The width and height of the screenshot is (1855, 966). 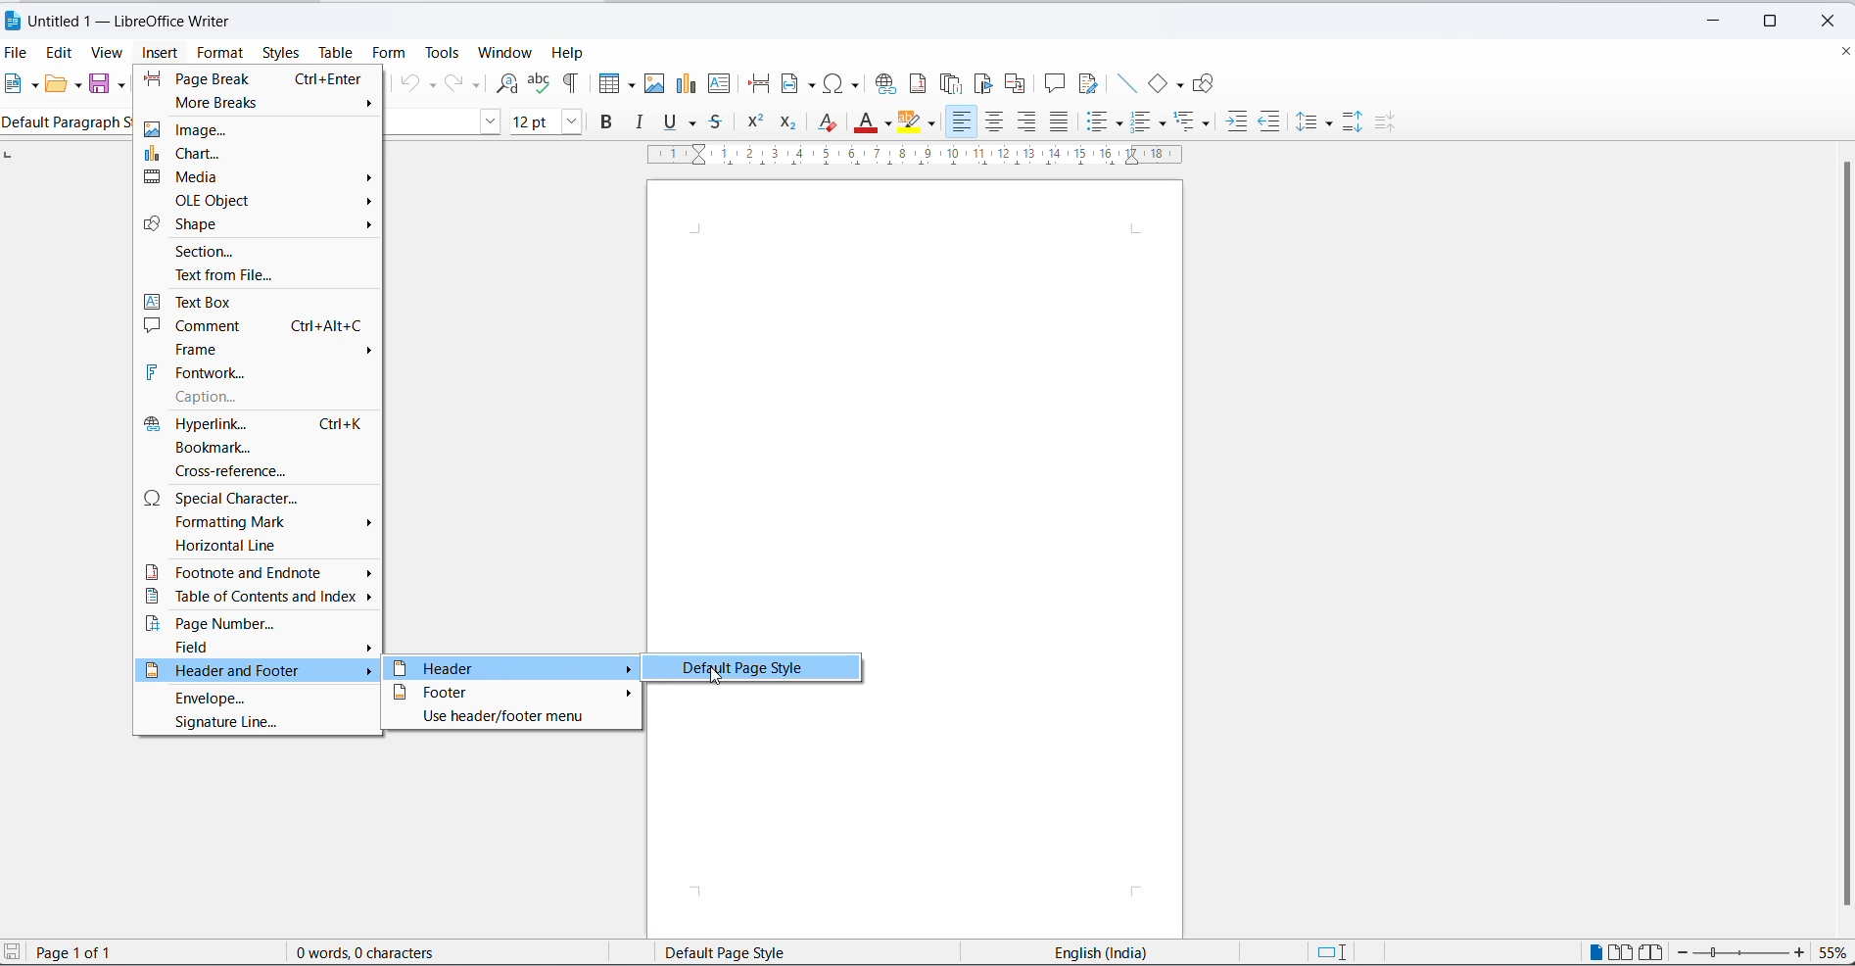 I want to click on formatting mark, so click(x=261, y=525).